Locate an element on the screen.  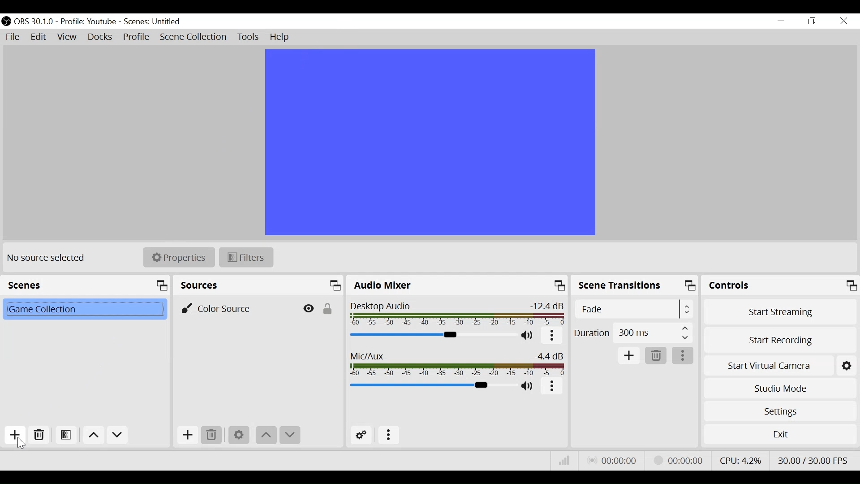
(un)select Duration is located at coordinates (633, 333).